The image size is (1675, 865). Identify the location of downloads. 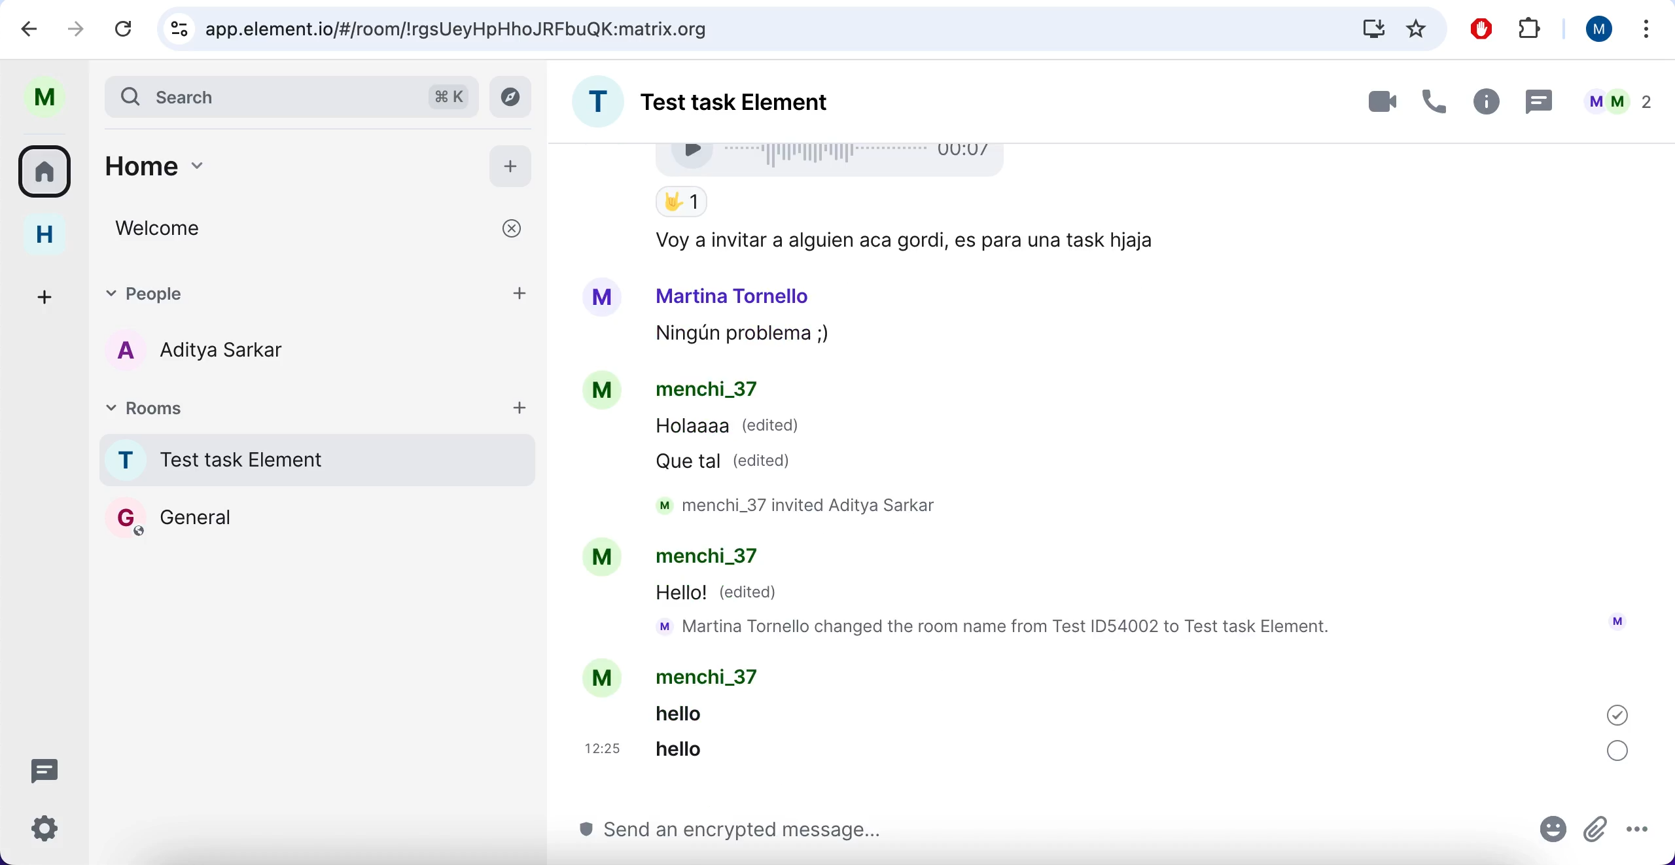
(1372, 28).